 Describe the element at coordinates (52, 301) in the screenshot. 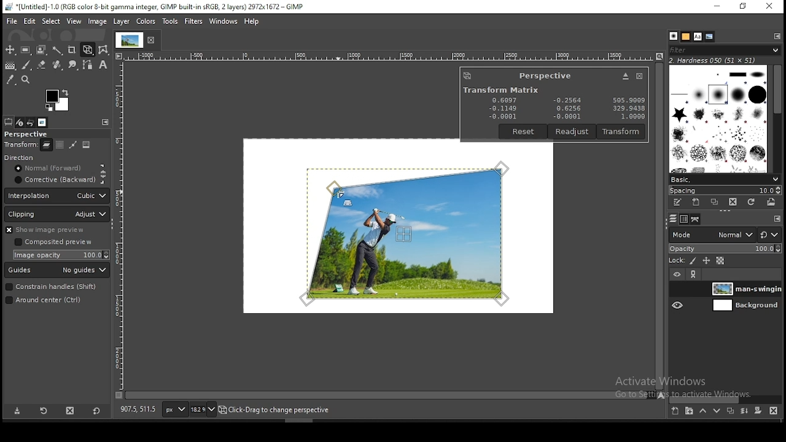

I see `around the center` at that location.